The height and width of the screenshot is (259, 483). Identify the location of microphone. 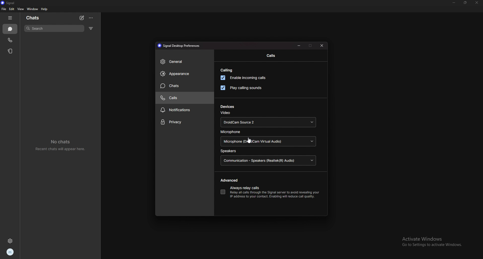
(232, 132).